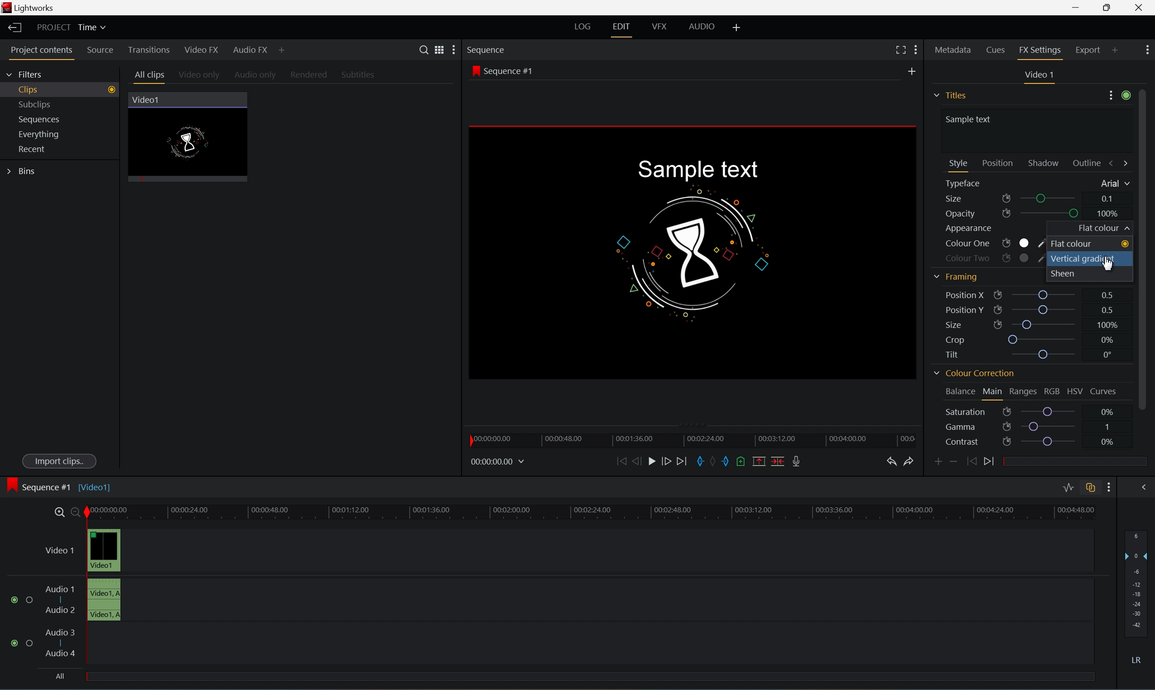 The width and height of the screenshot is (1155, 690). Describe the element at coordinates (967, 184) in the screenshot. I see `typeface` at that location.